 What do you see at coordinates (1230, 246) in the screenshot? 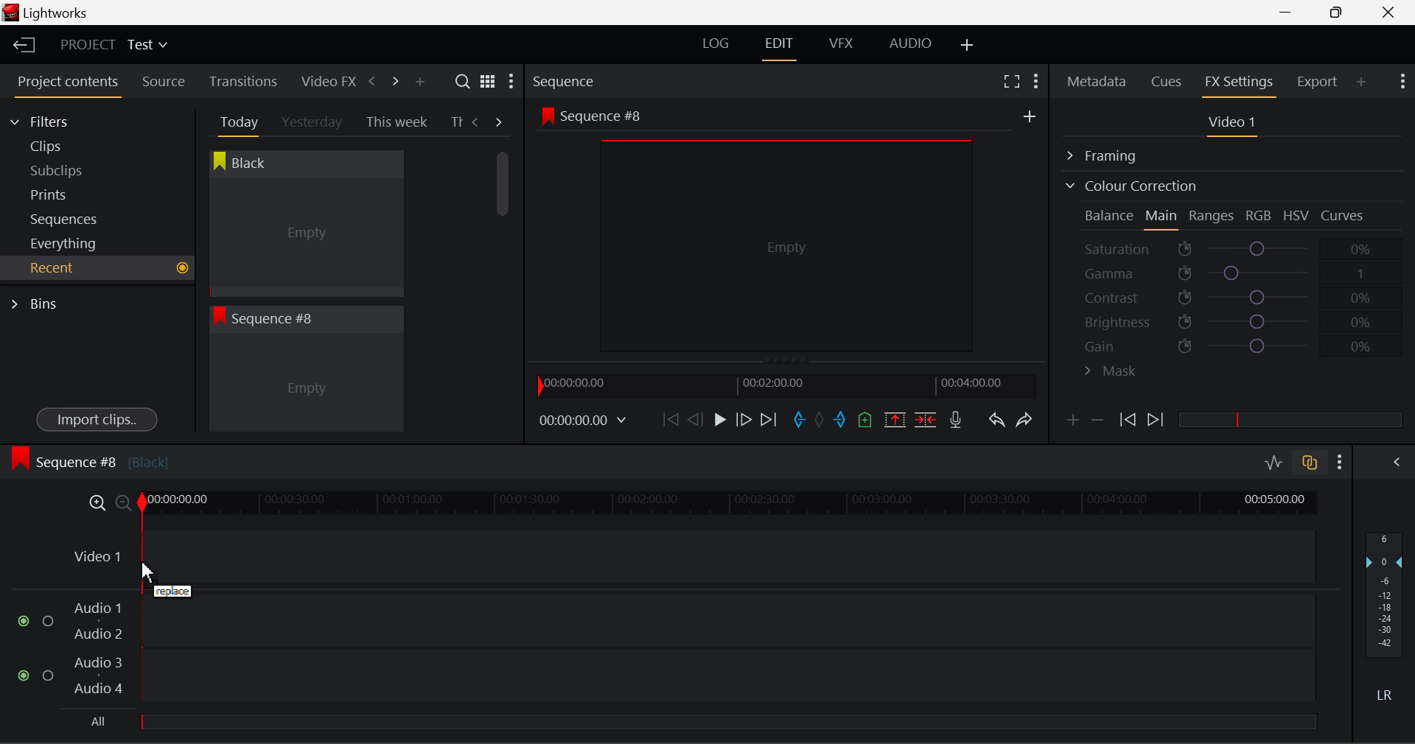
I see `Saturation` at bounding box center [1230, 246].